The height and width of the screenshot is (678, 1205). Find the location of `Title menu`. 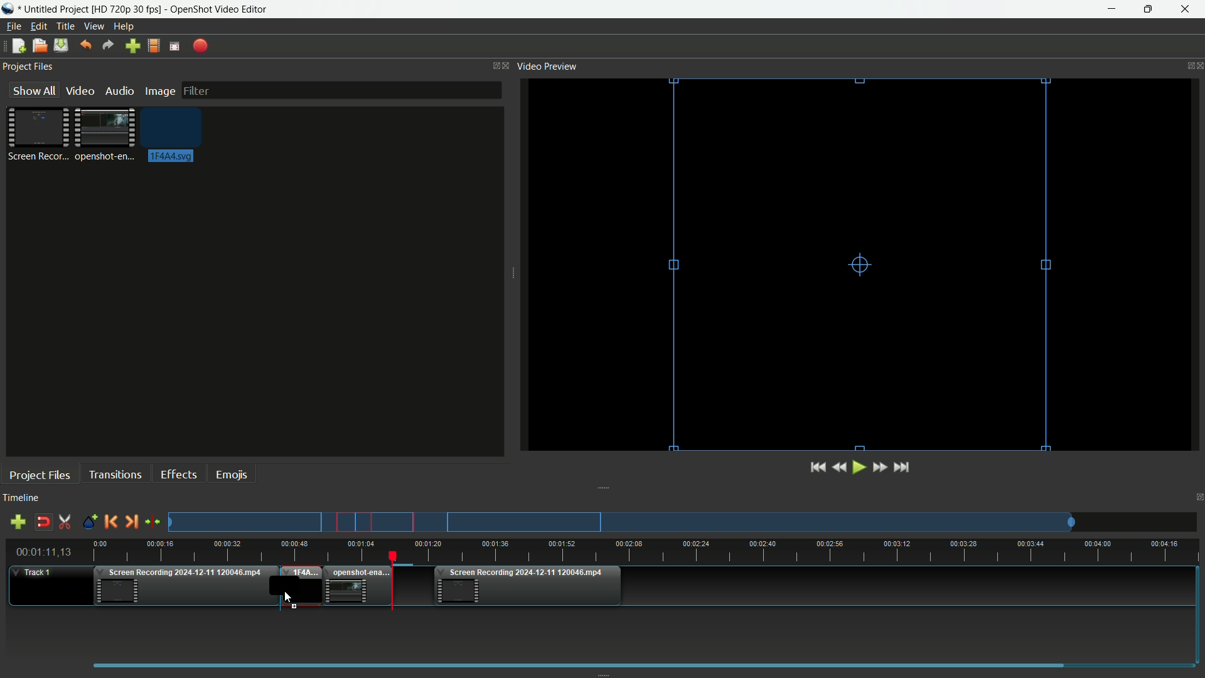

Title menu is located at coordinates (63, 28).